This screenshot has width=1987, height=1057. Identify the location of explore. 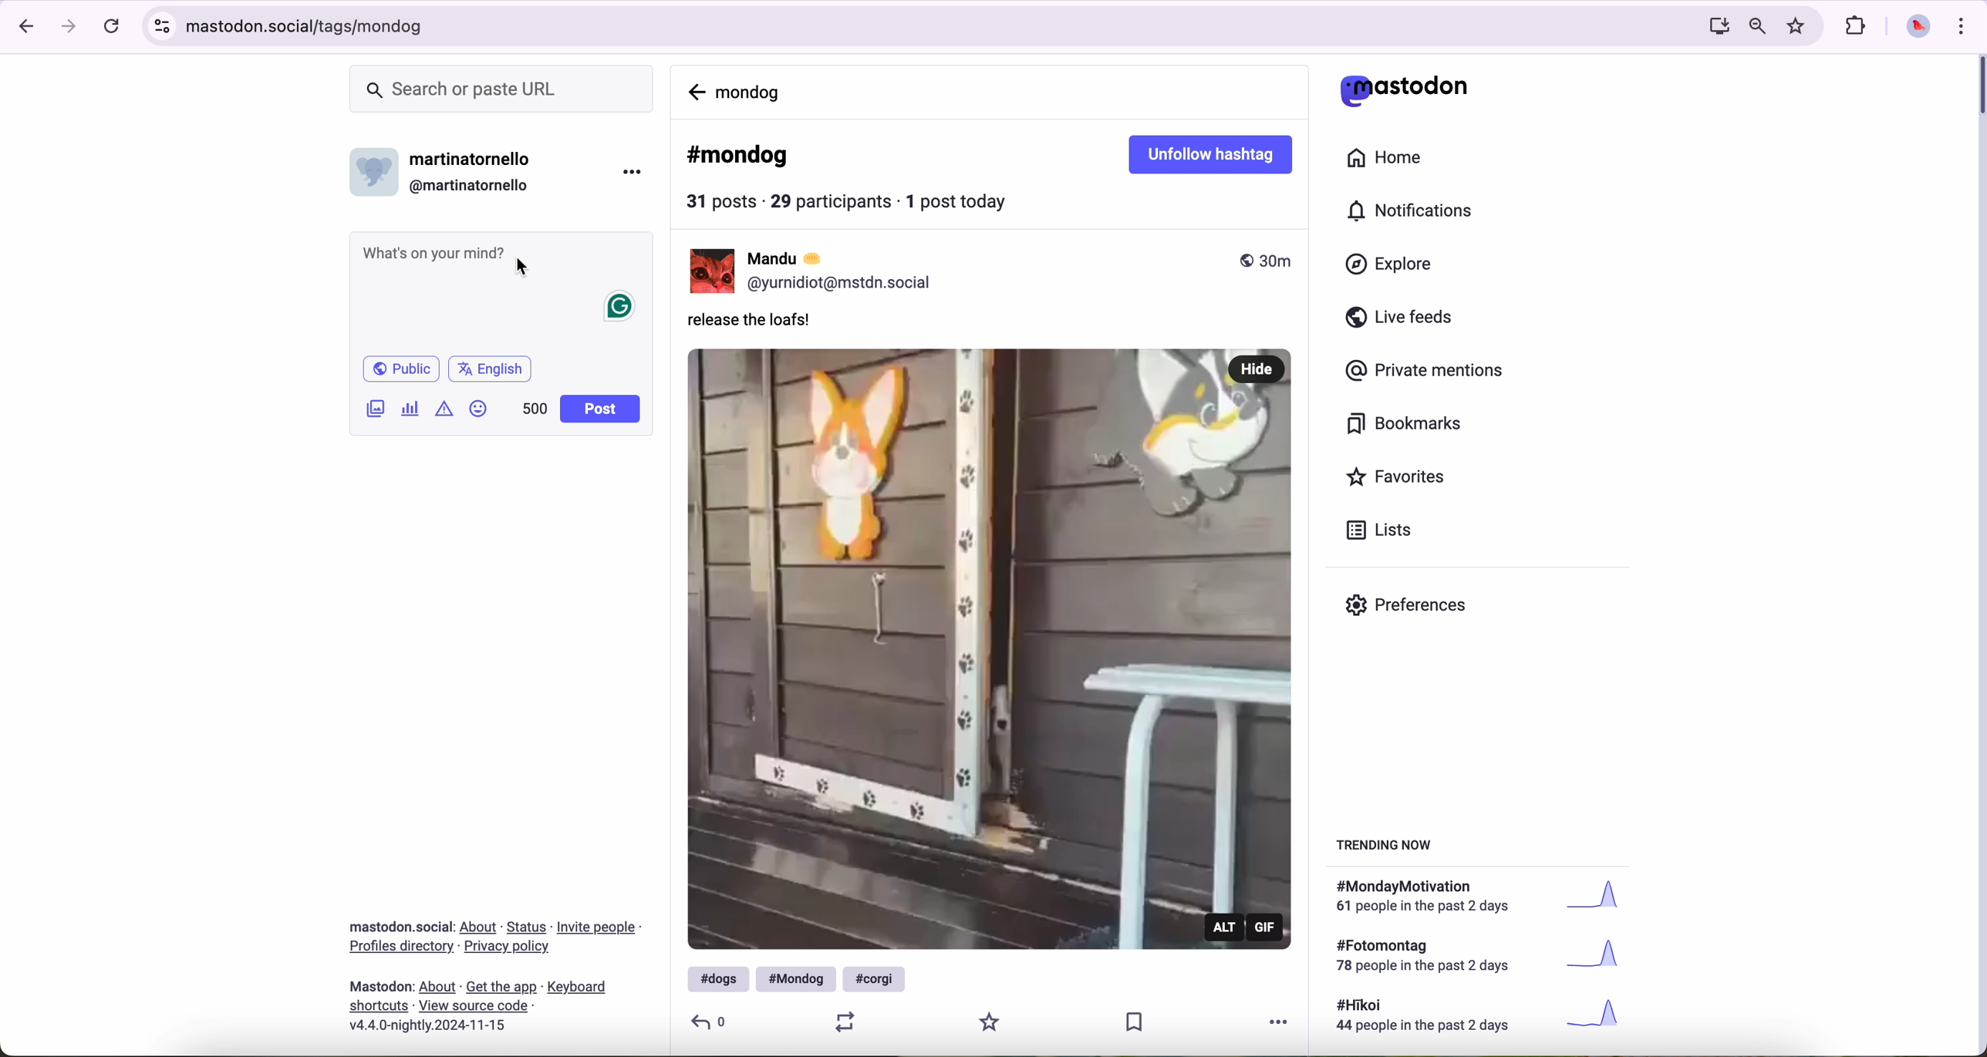
(1392, 265).